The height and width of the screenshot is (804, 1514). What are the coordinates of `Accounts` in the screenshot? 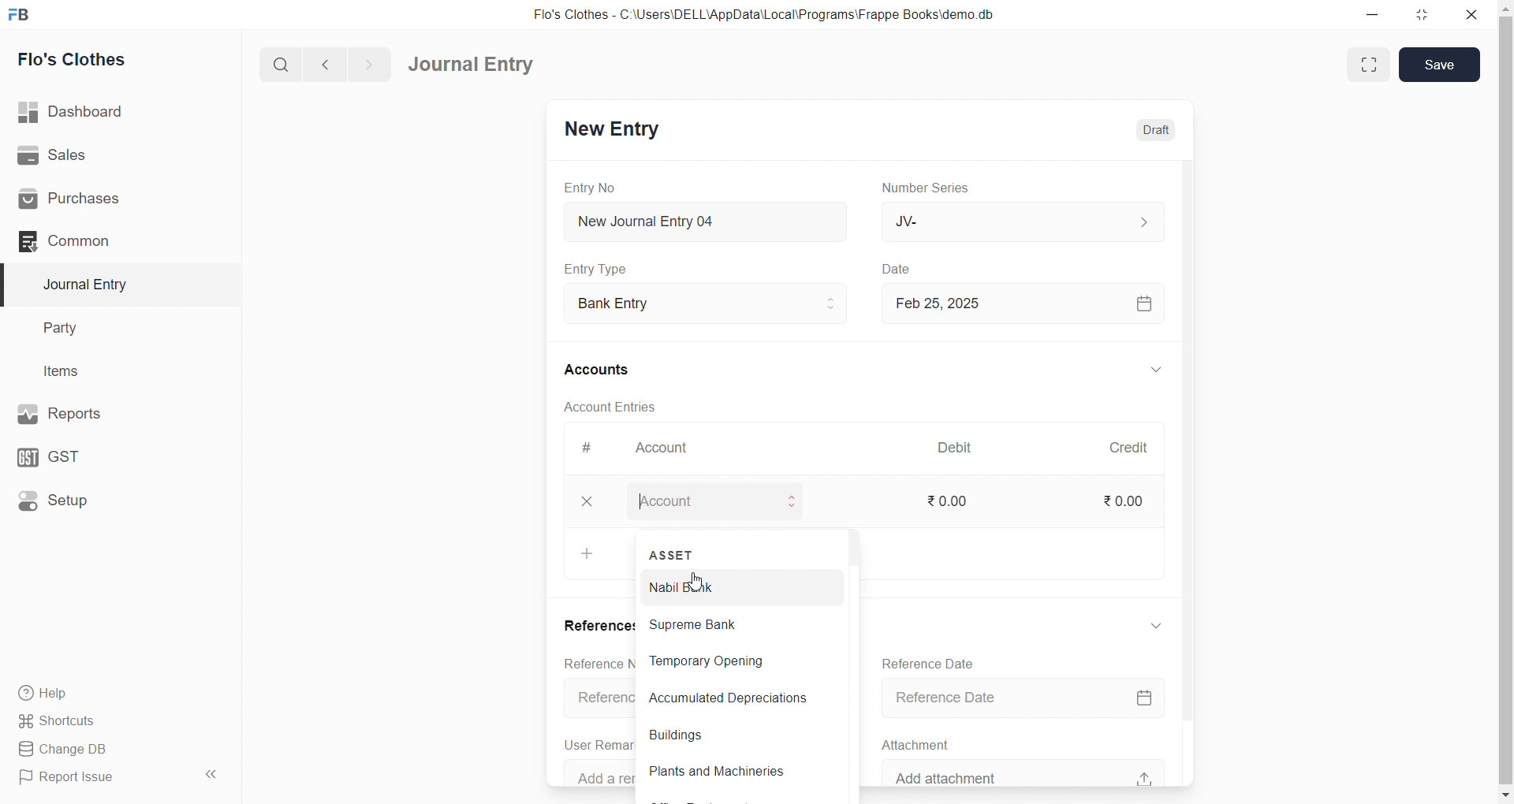 It's located at (615, 368).